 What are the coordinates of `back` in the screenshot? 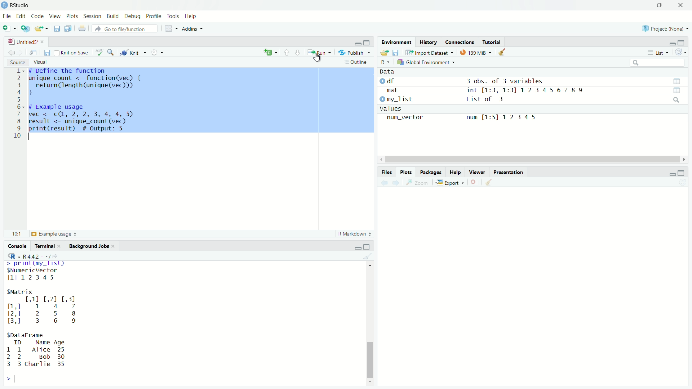 It's located at (385, 183).